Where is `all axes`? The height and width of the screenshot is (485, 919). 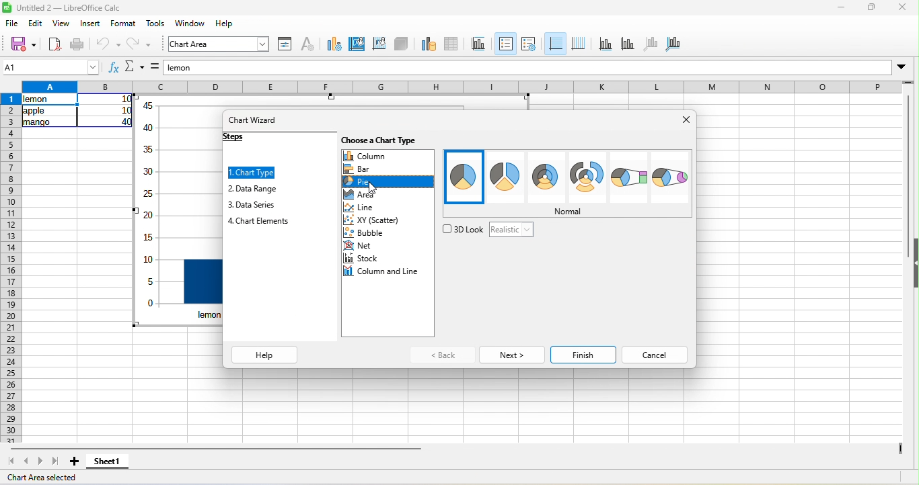
all axes is located at coordinates (675, 45).